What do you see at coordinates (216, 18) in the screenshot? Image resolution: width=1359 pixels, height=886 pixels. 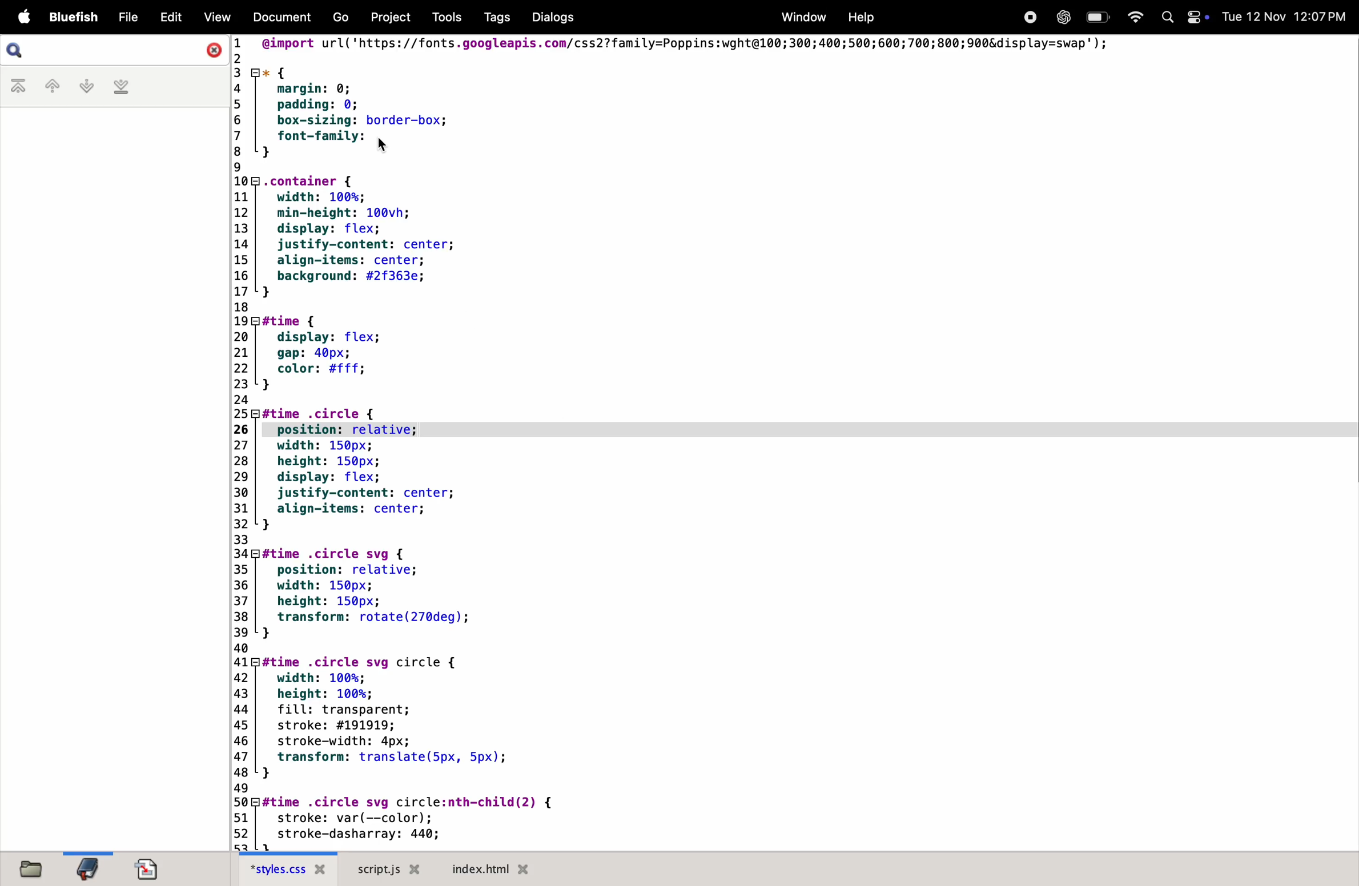 I see `view` at bounding box center [216, 18].